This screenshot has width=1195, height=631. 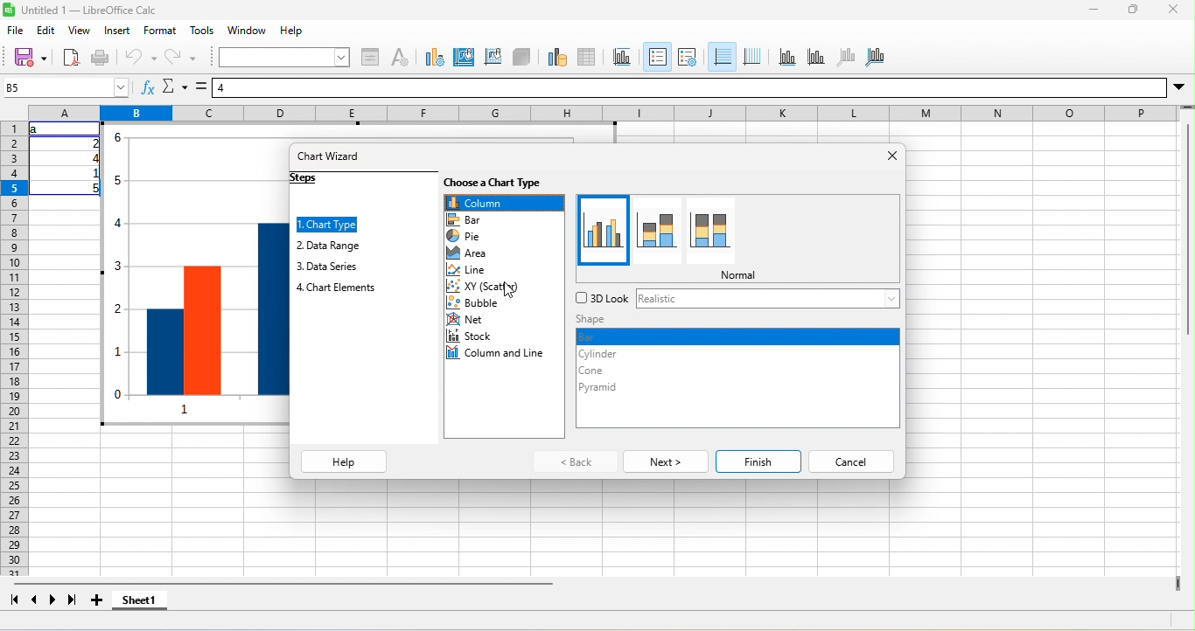 I want to click on cancel, so click(x=851, y=461).